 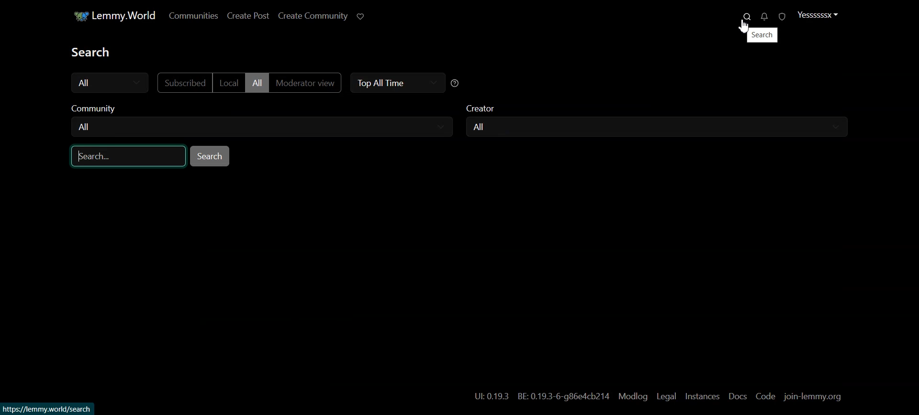 What do you see at coordinates (763, 36) in the screenshot?
I see `search` at bounding box center [763, 36].